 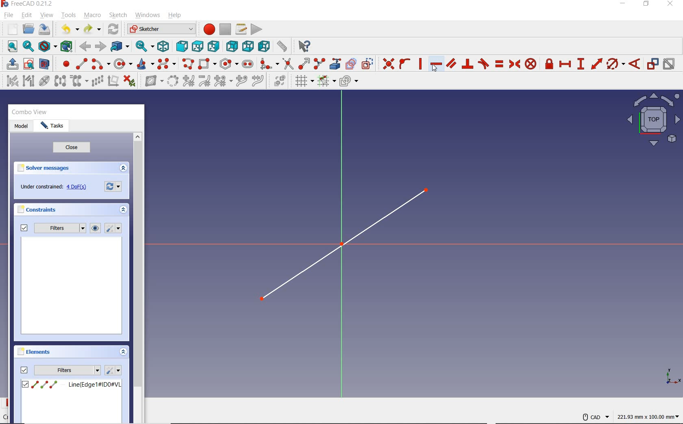 I want to click on MACRO RECORDING, so click(x=209, y=29).